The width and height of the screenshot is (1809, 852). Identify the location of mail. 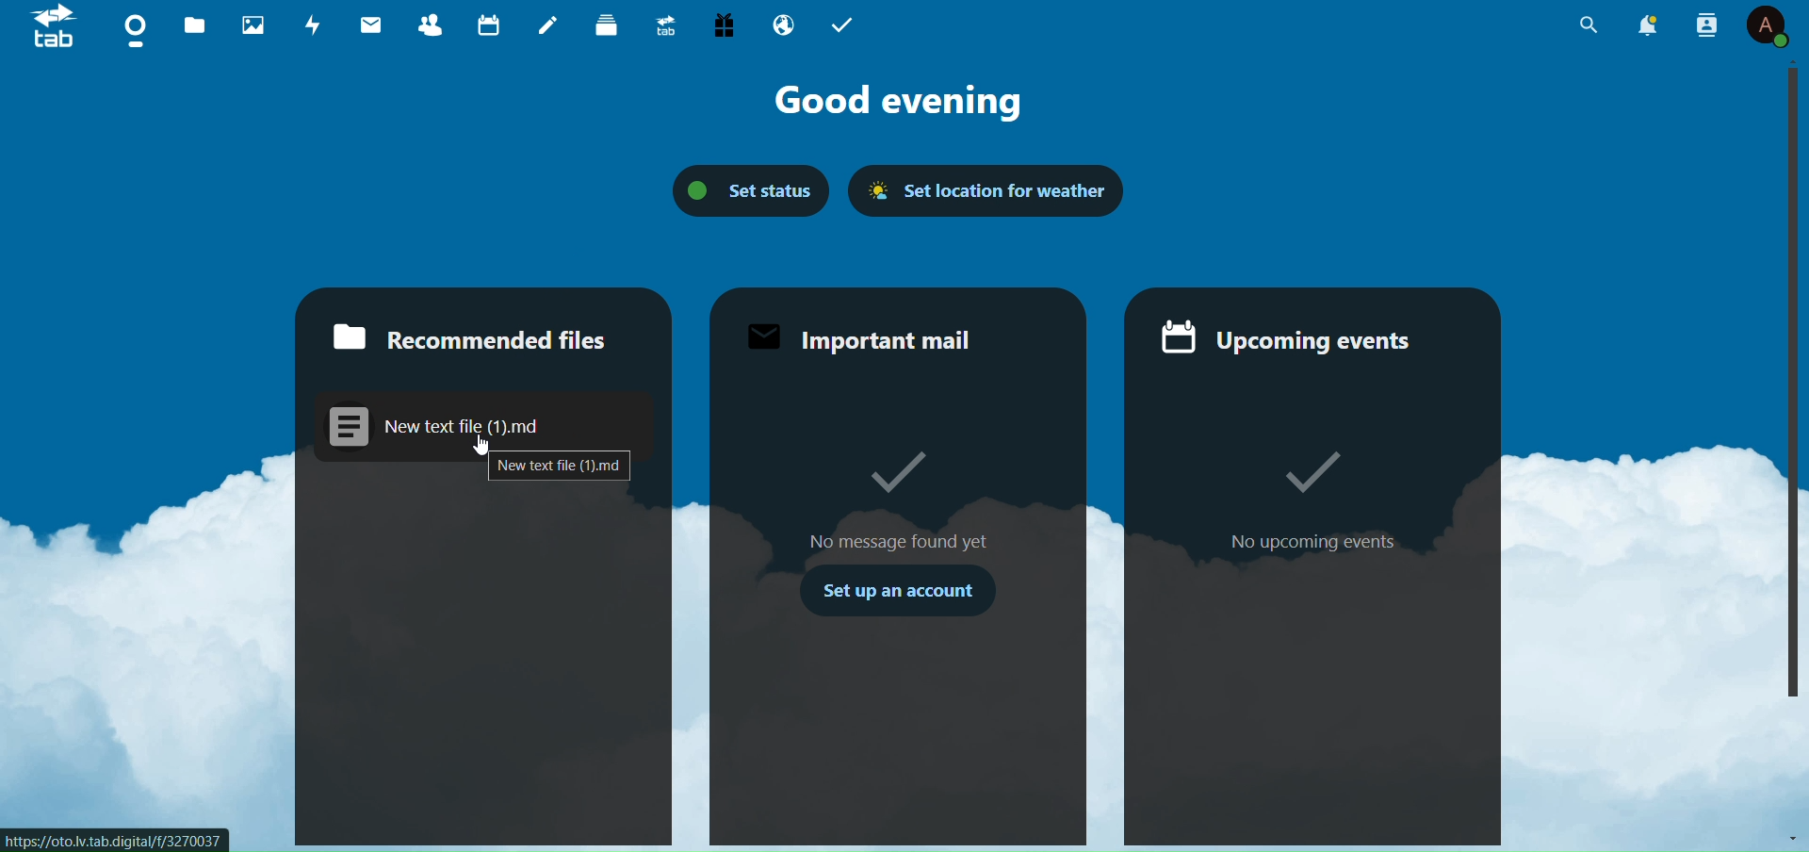
(370, 24).